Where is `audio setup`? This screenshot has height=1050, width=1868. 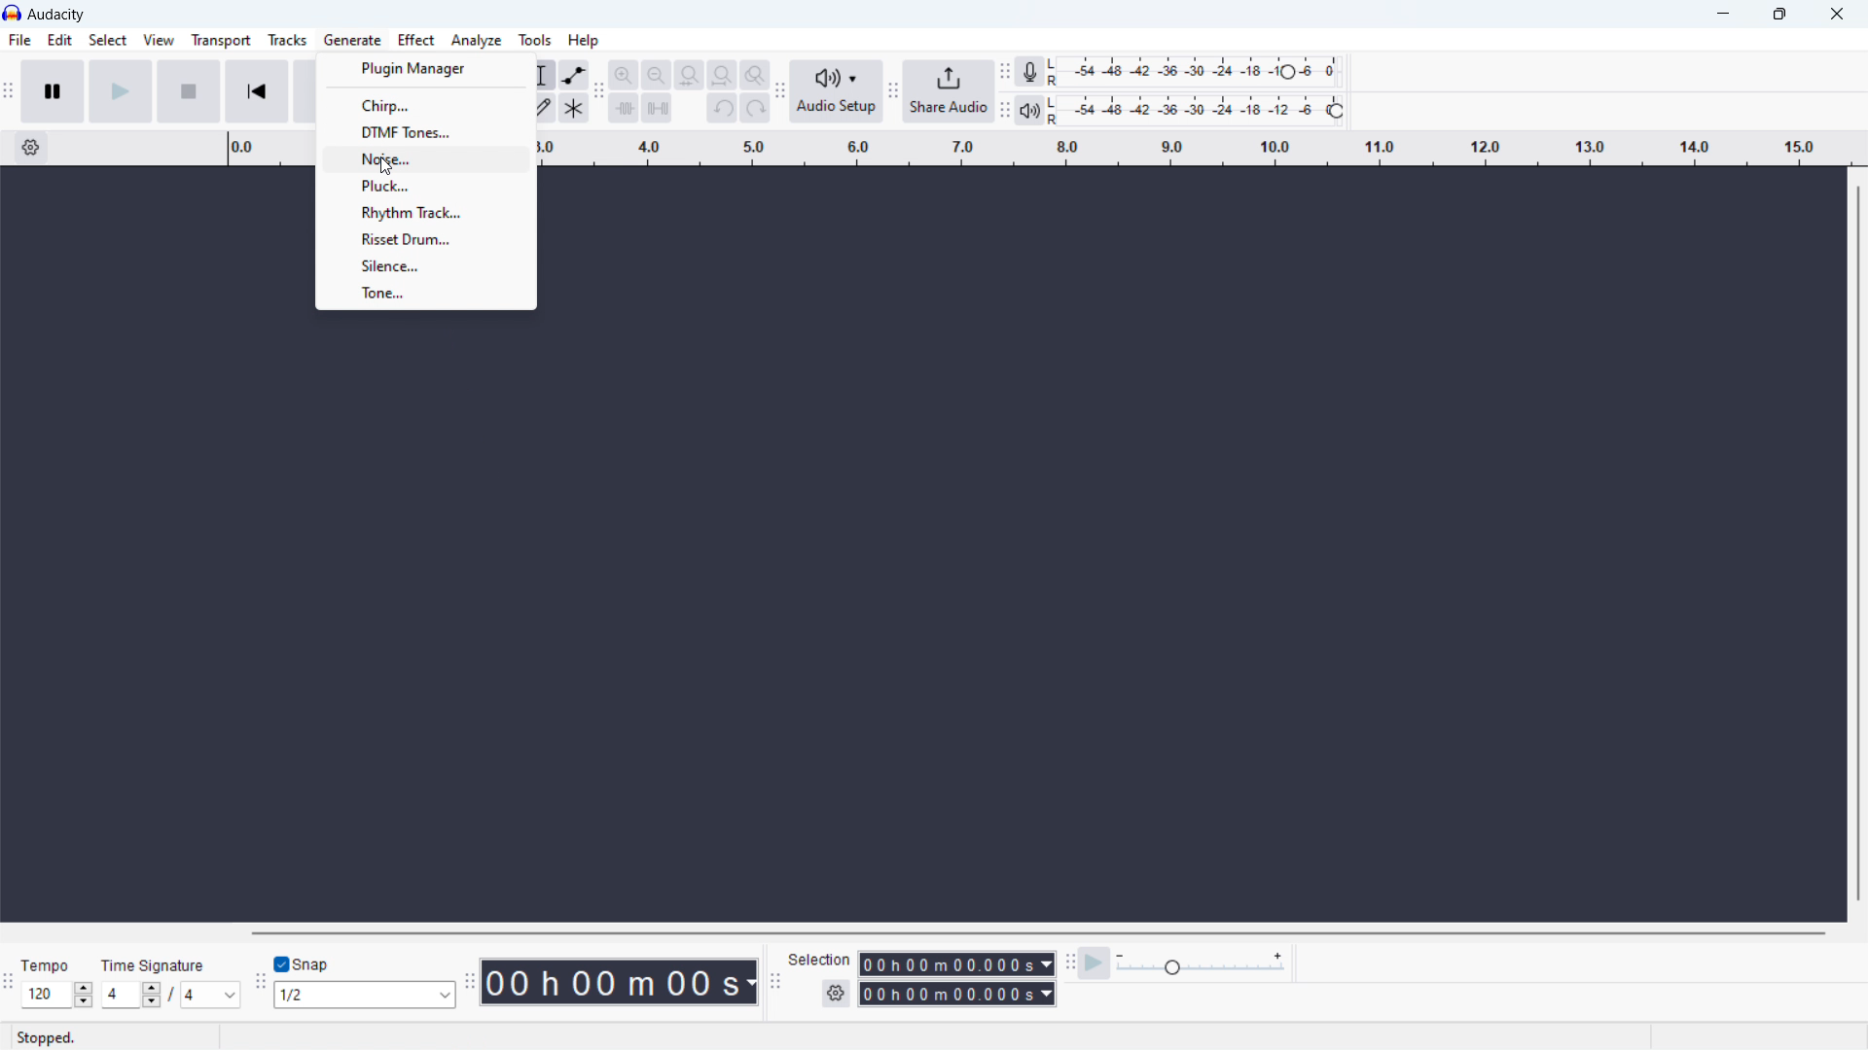 audio setup is located at coordinates (836, 91).